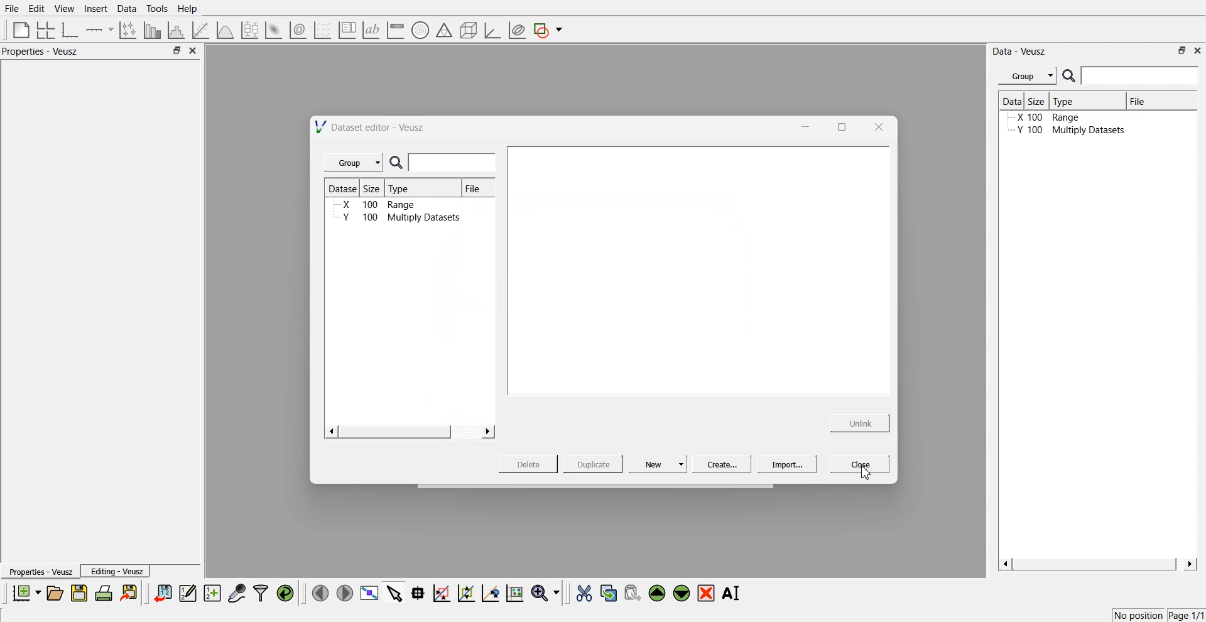  I want to click on fit a function, so click(202, 29).